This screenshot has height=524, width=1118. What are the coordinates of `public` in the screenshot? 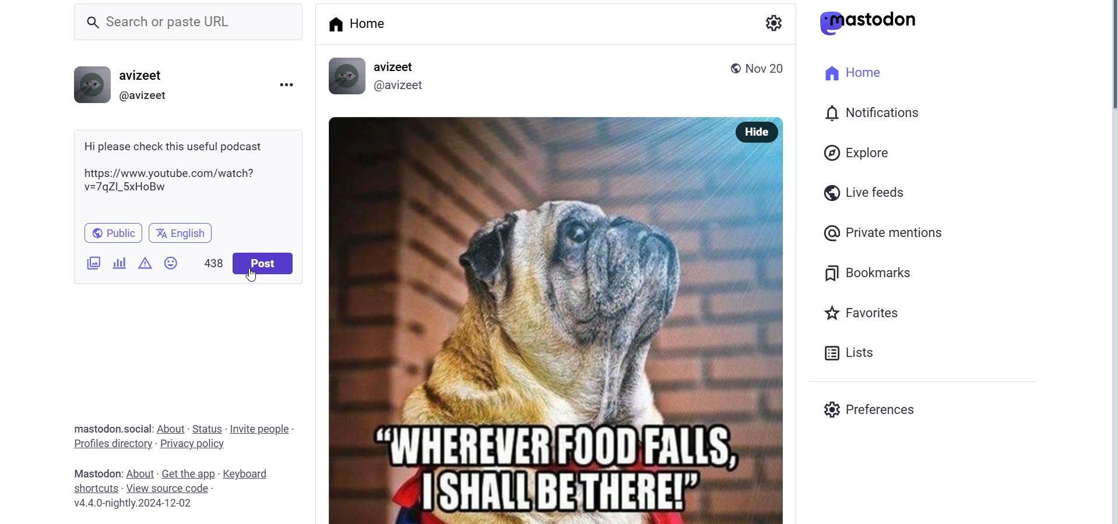 It's located at (111, 232).